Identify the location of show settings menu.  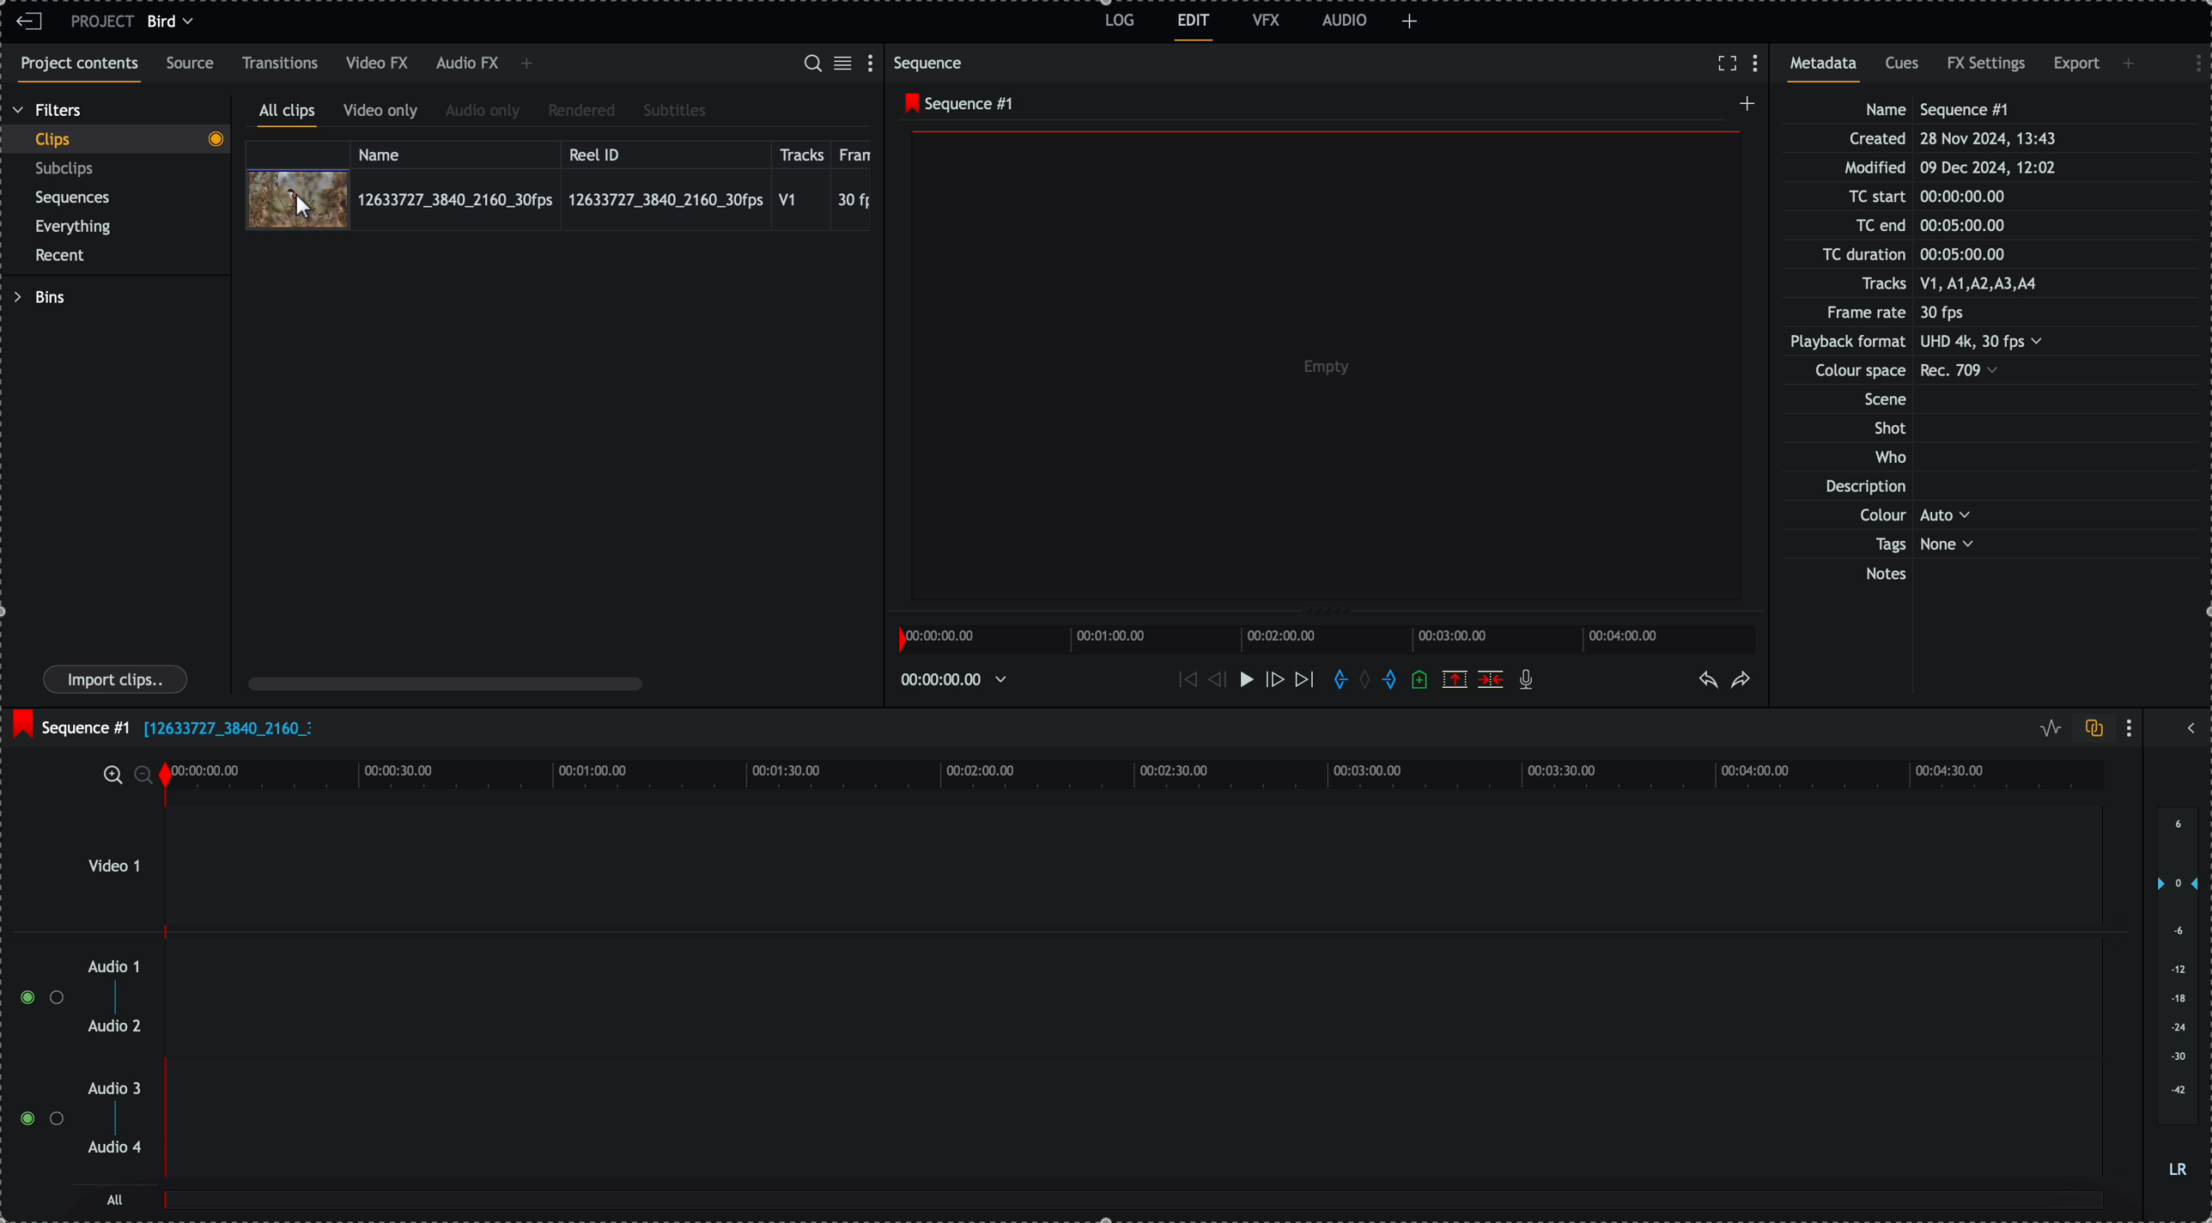
(874, 62).